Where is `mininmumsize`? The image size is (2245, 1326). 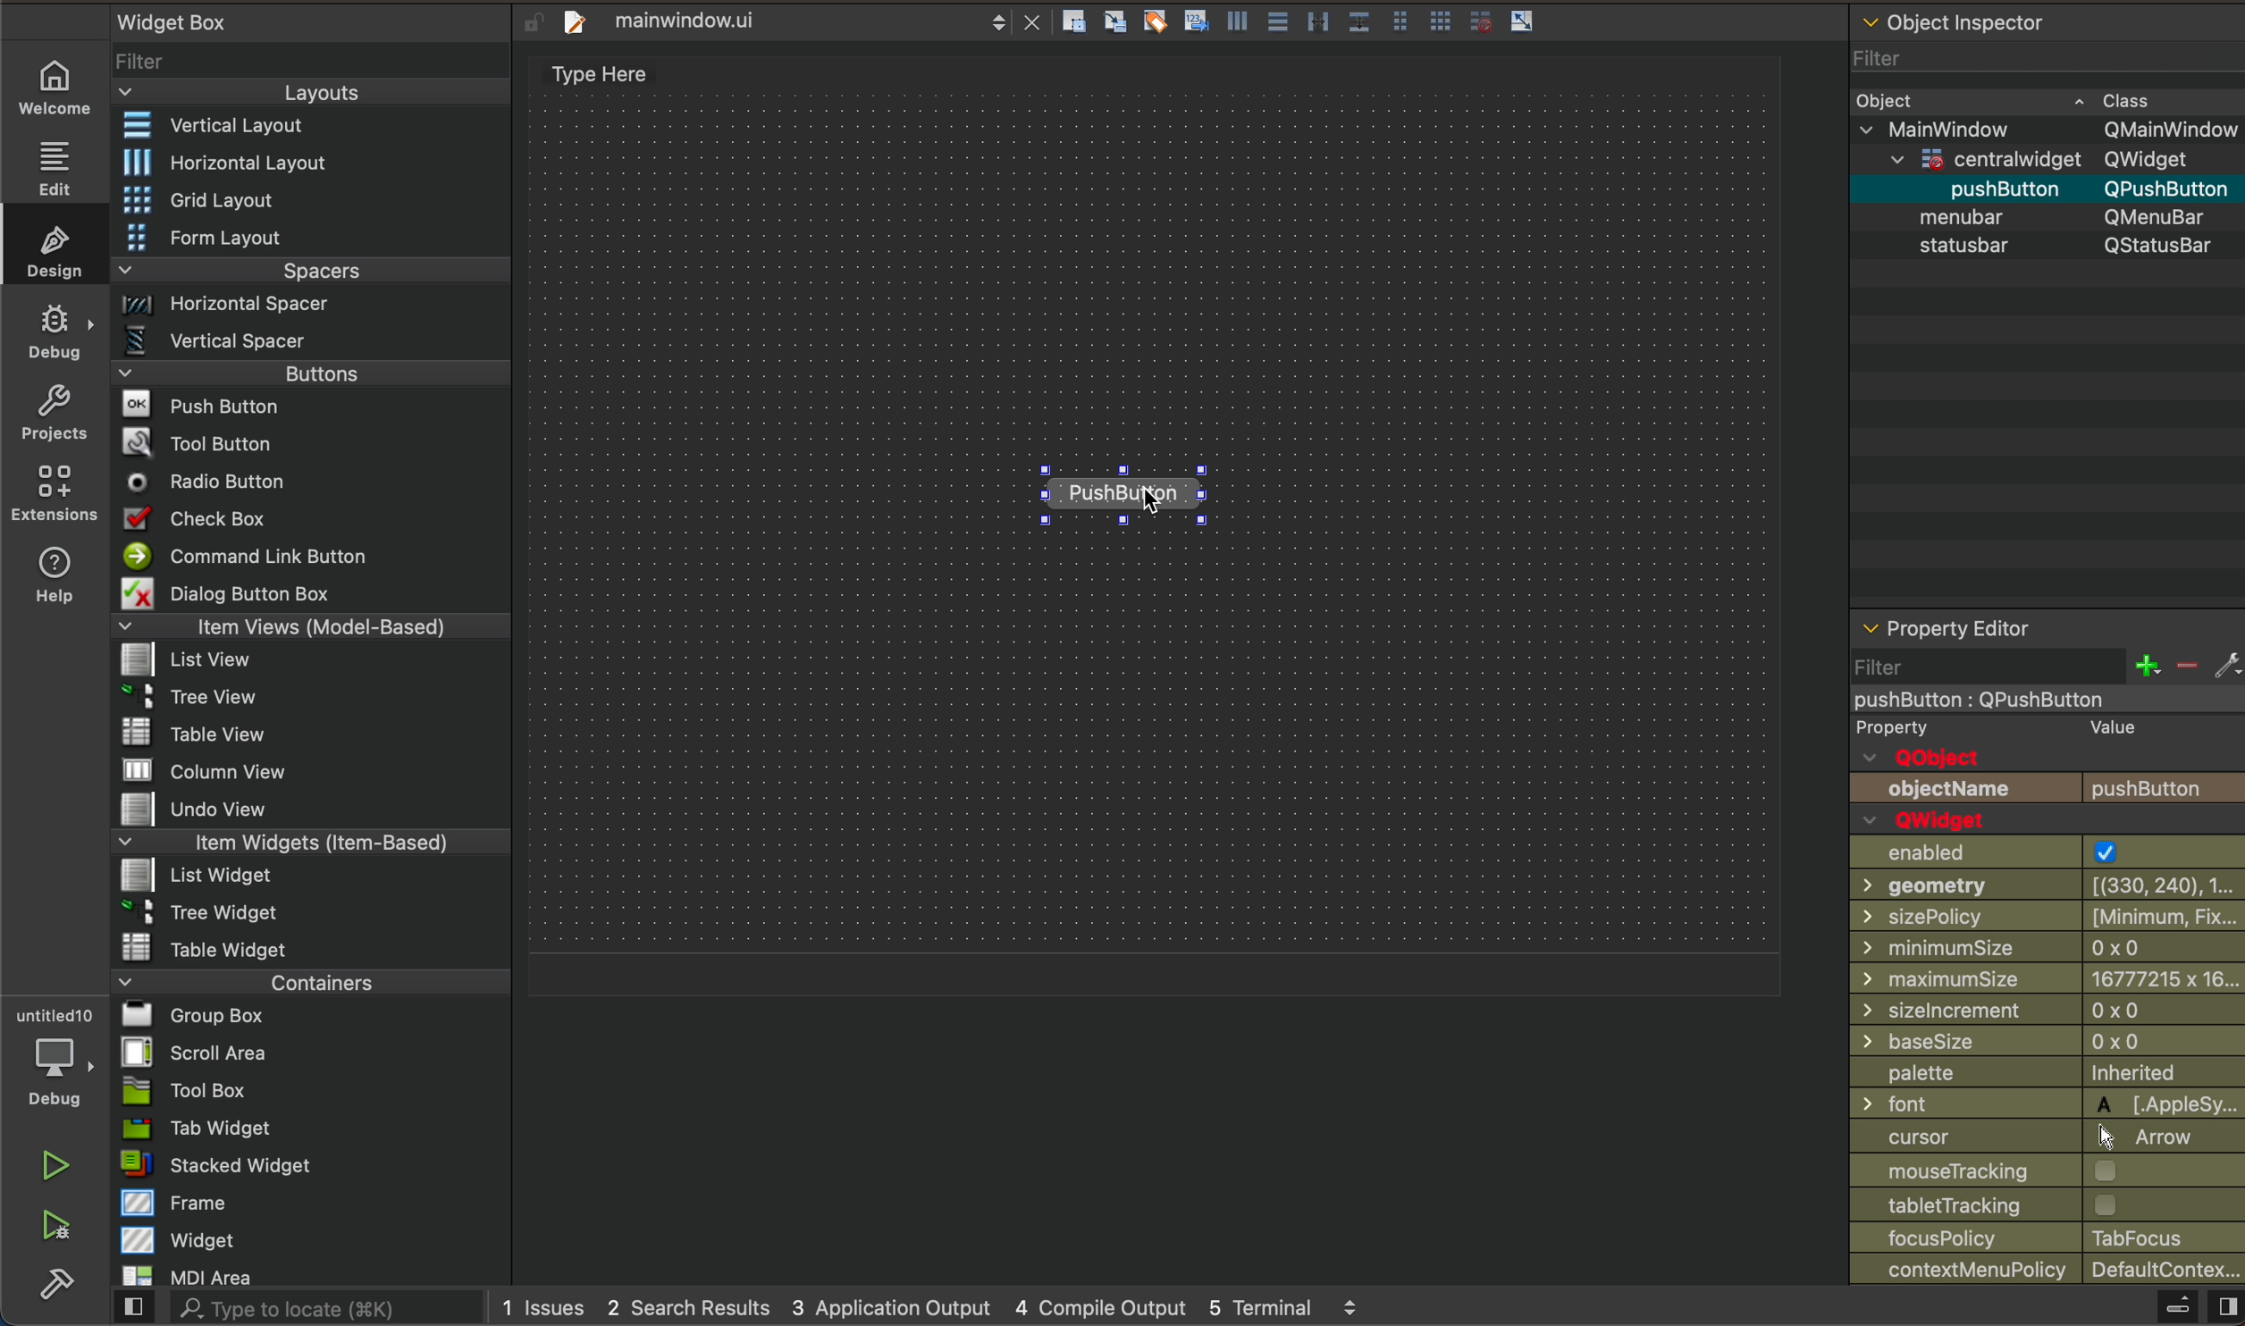 mininmumsize is located at coordinates (2047, 946).